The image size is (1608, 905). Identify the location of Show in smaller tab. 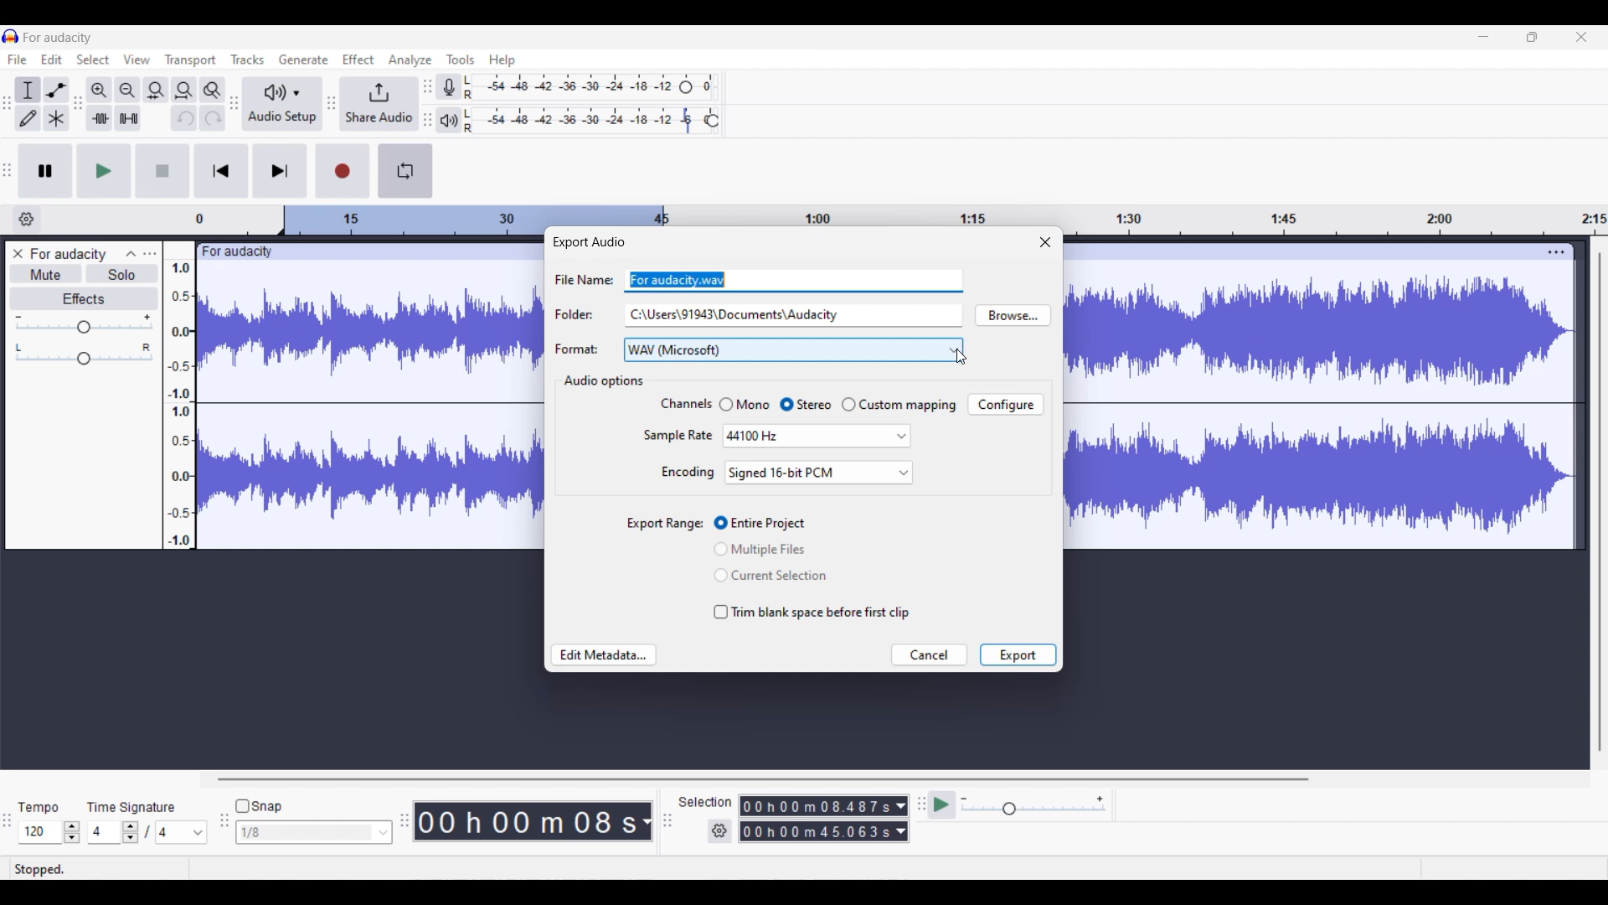
(1532, 37).